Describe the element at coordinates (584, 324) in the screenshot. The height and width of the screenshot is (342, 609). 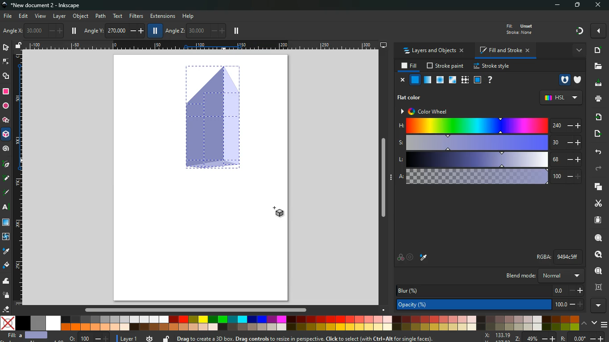
I see `up` at that location.